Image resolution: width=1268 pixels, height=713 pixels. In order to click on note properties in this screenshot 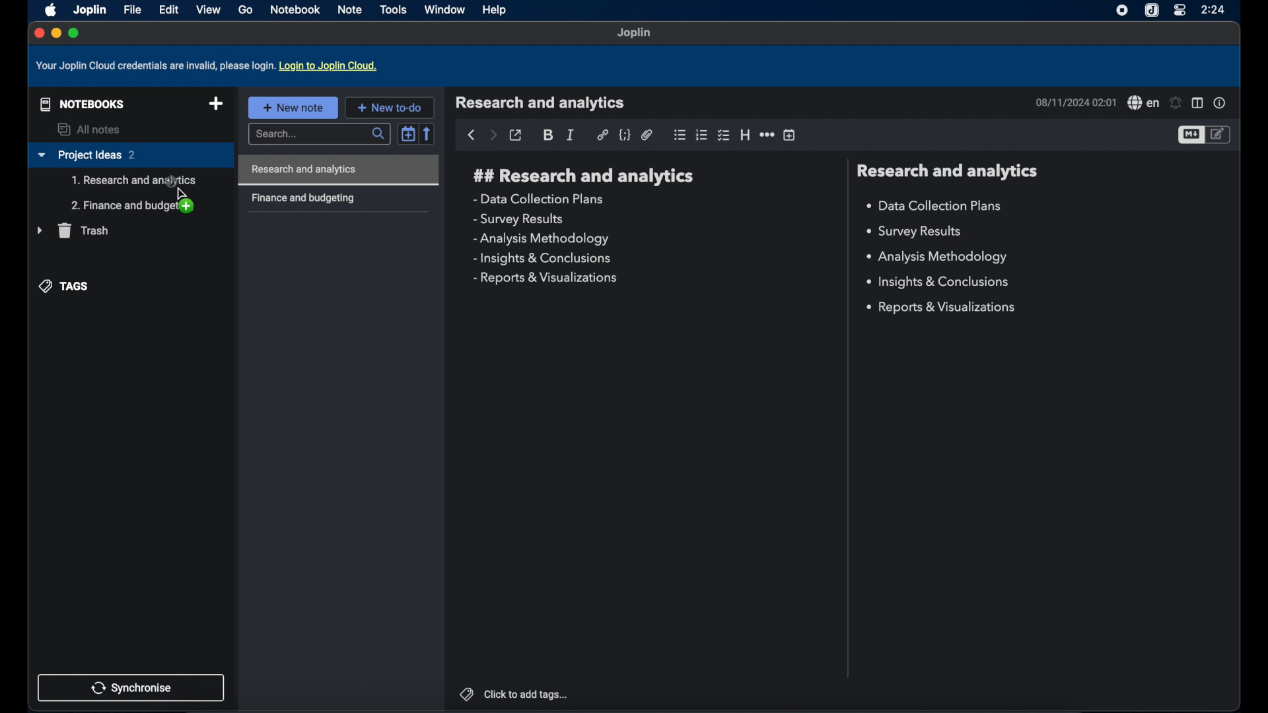, I will do `click(1220, 103)`.